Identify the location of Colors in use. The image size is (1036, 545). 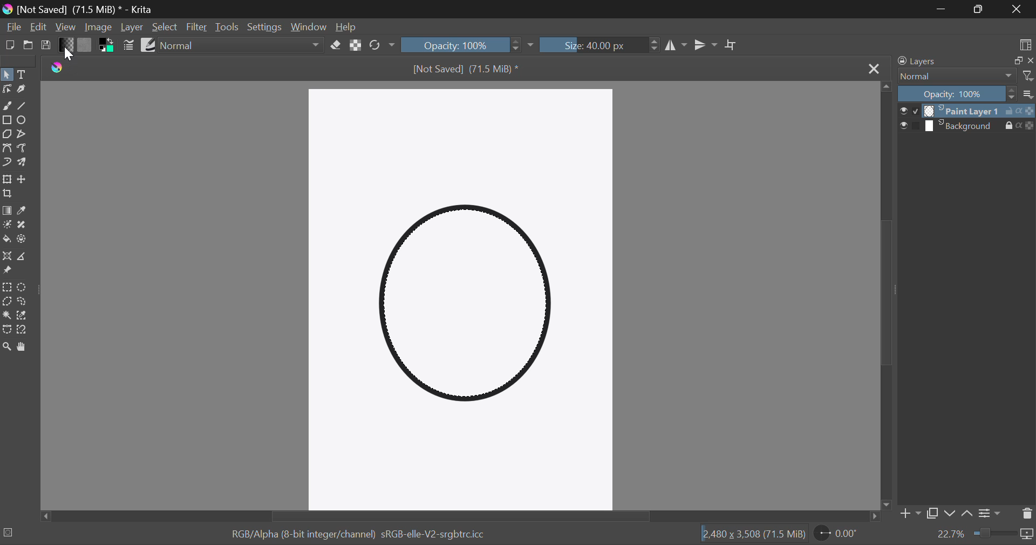
(107, 46).